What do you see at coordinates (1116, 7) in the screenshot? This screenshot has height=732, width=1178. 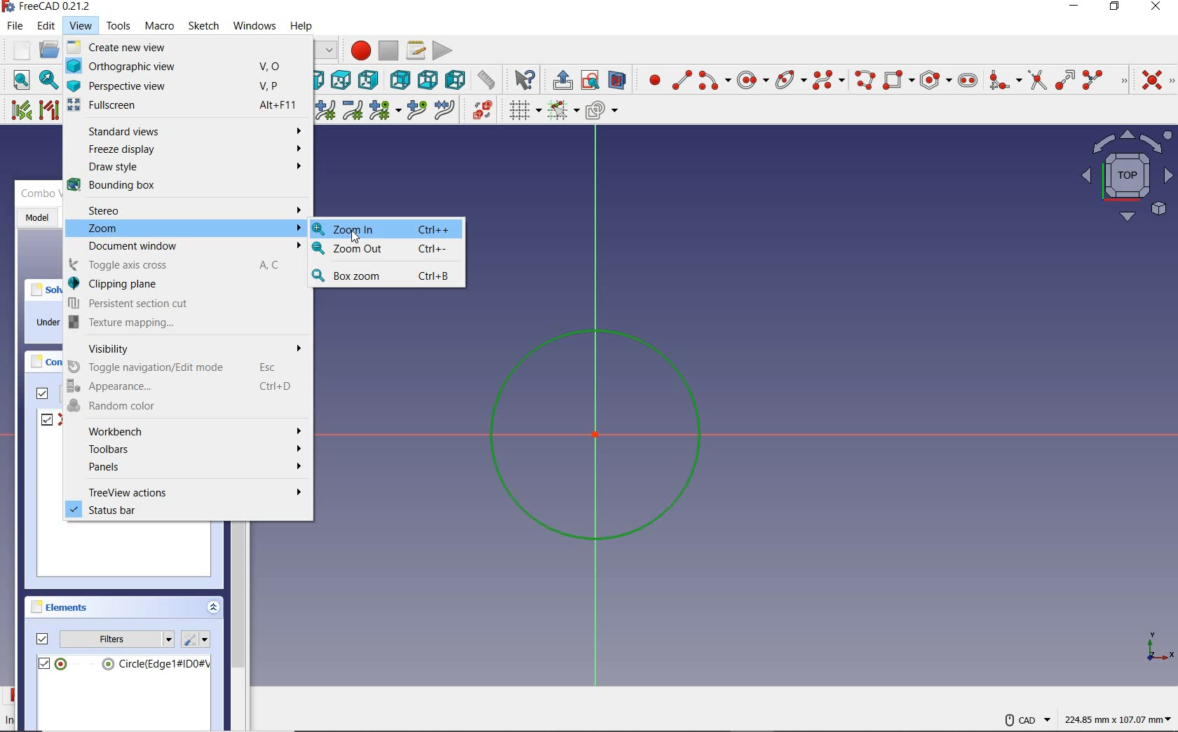 I see `restore` at bounding box center [1116, 7].